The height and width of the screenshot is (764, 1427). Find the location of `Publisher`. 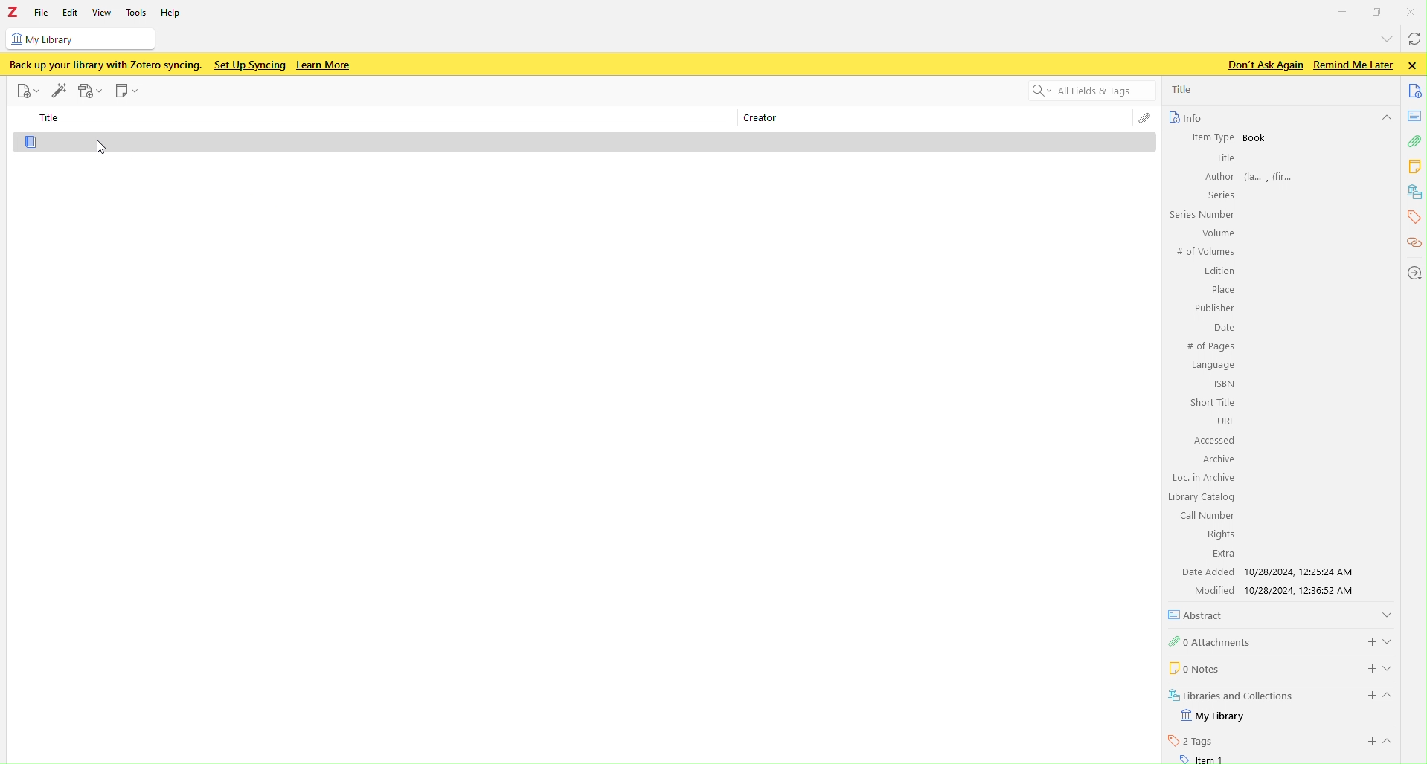

Publisher is located at coordinates (1213, 308).